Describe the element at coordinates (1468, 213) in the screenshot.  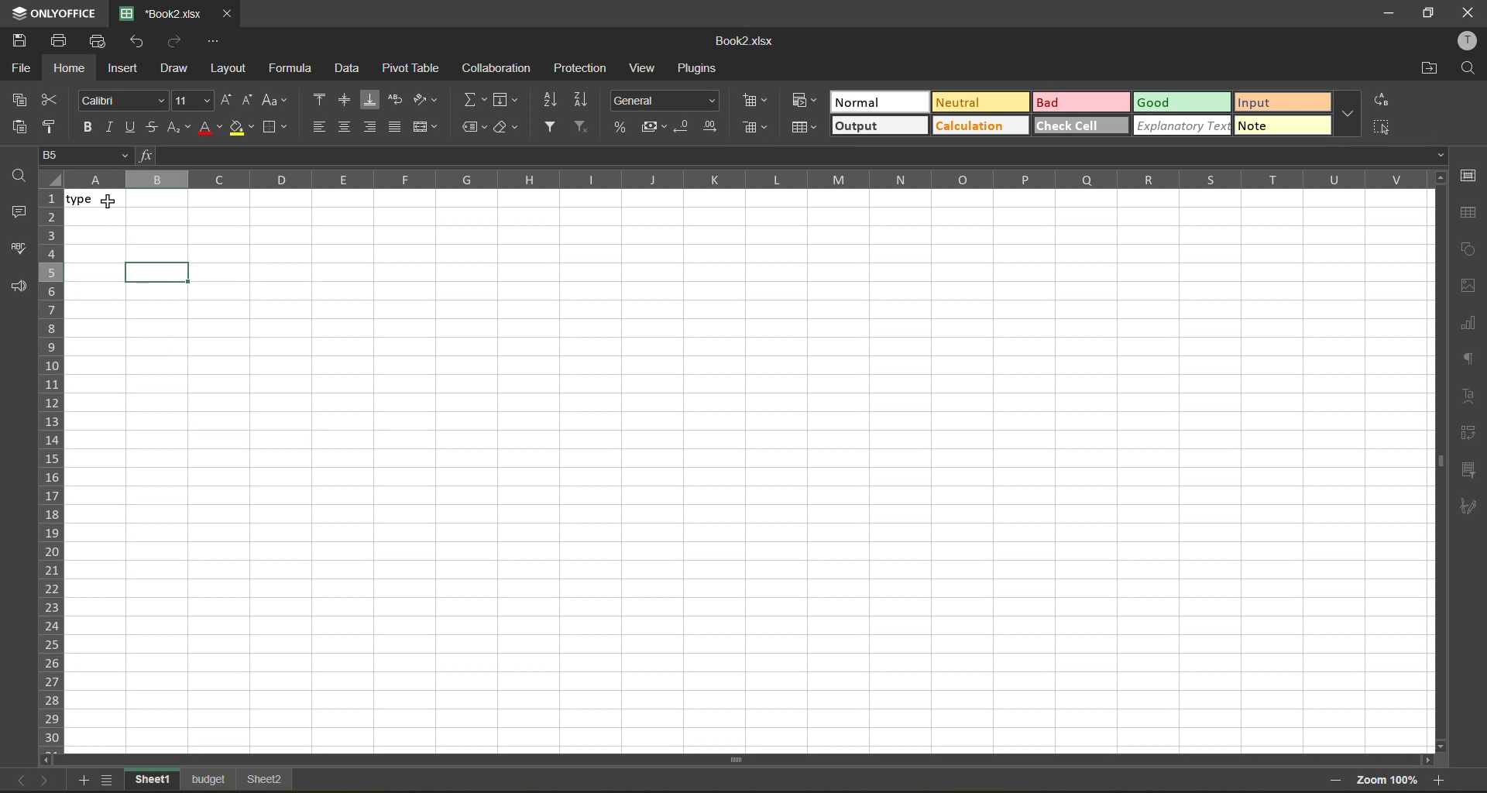
I see `table` at that location.